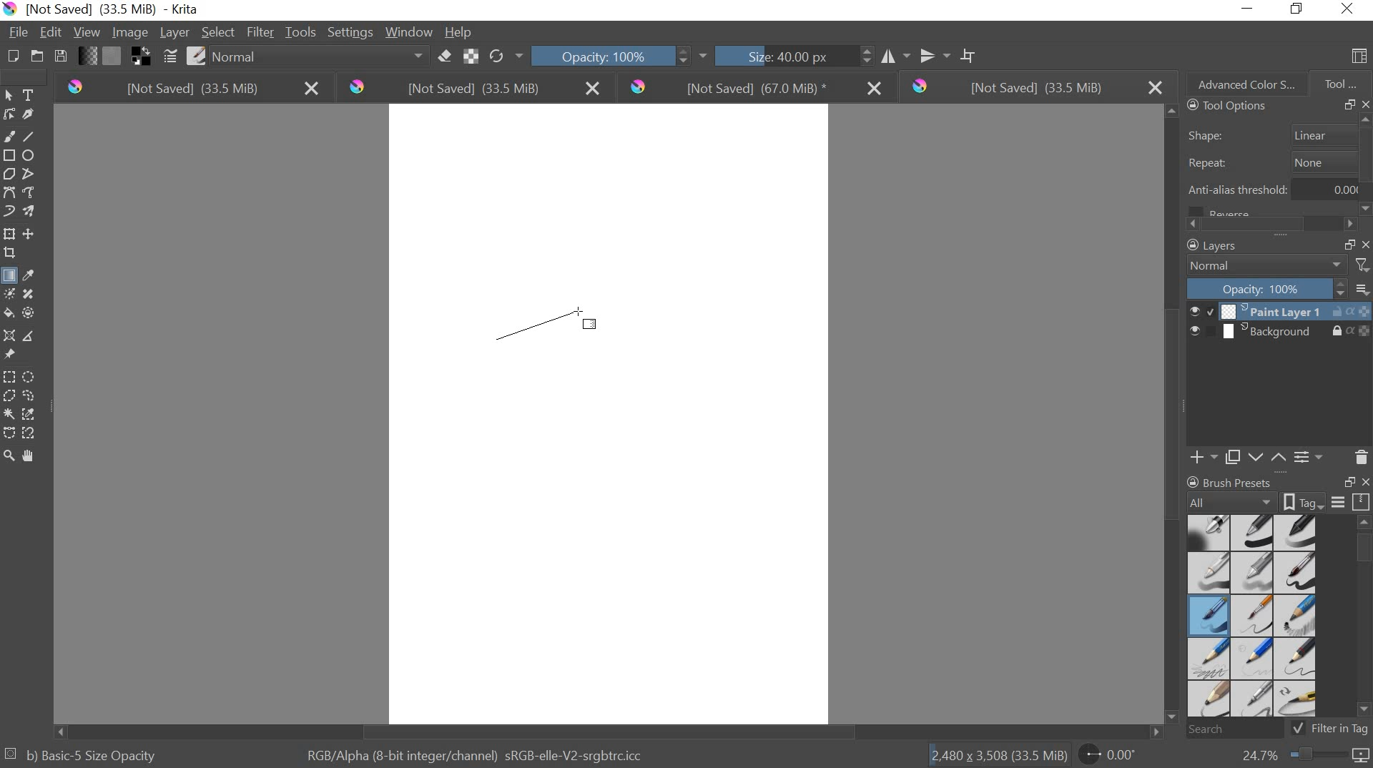 This screenshot has height=768, width=1373. I want to click on BRUSH PROPERTIES, so click(1238, 479).